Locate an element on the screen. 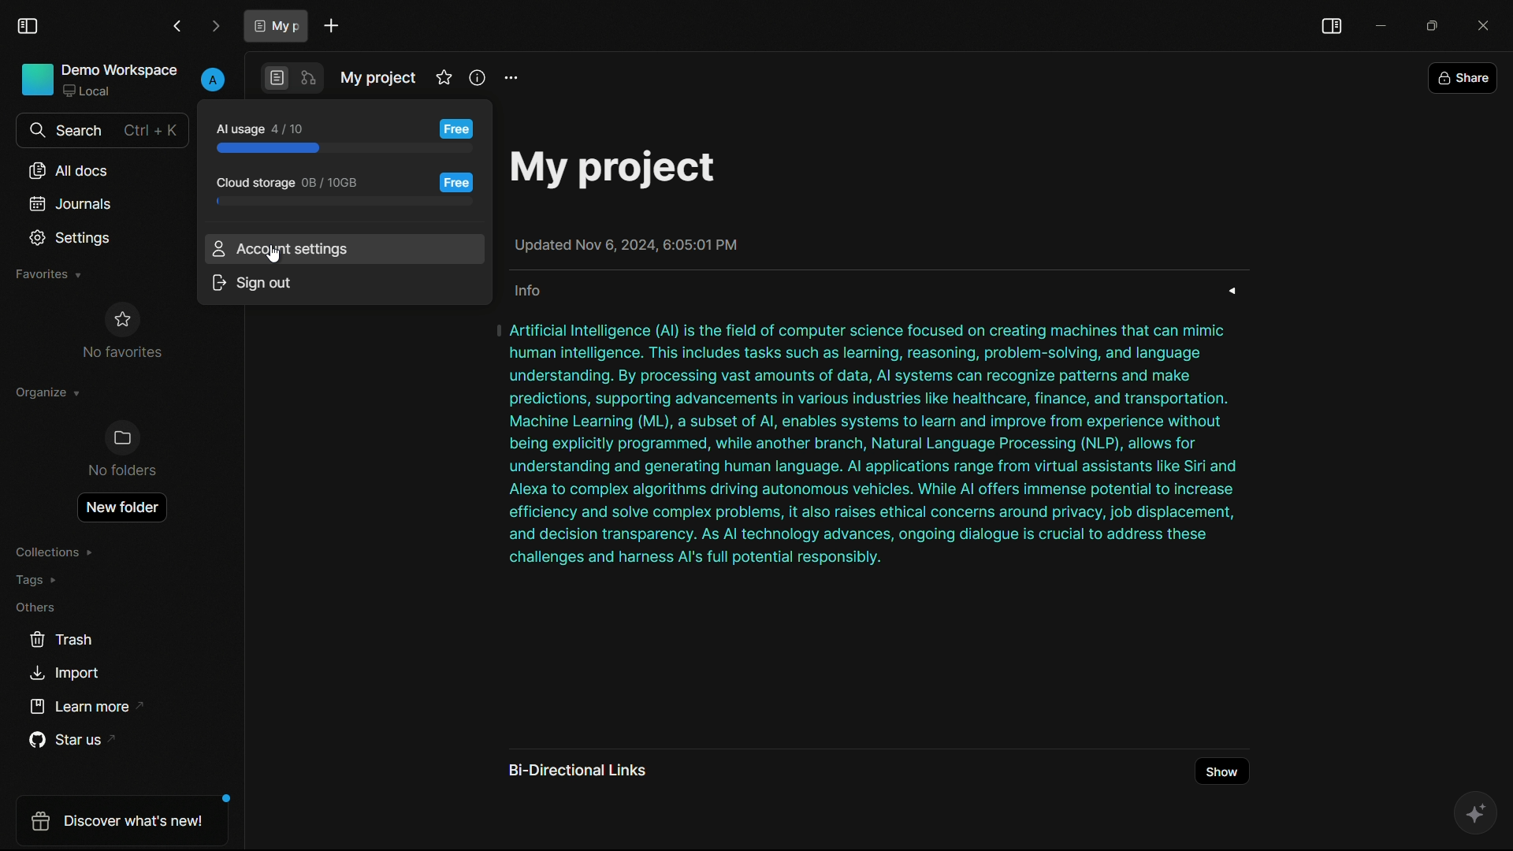  profile is located at coordinates (212, 80).